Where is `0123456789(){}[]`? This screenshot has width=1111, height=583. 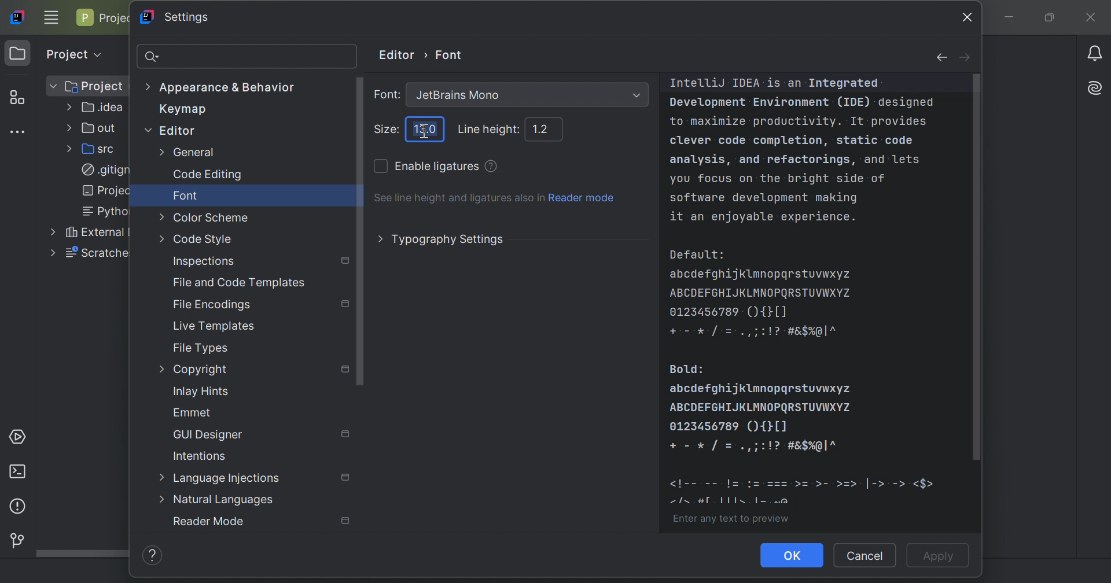
0123456789(){}[] is located at coordinates (730, 313).